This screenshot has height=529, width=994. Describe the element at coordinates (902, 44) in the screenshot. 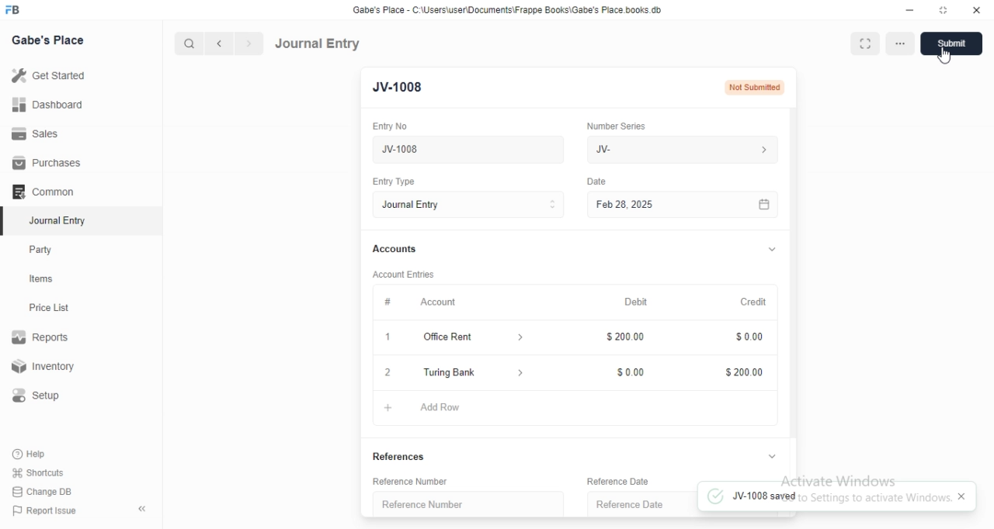

I see `menu` at that location.